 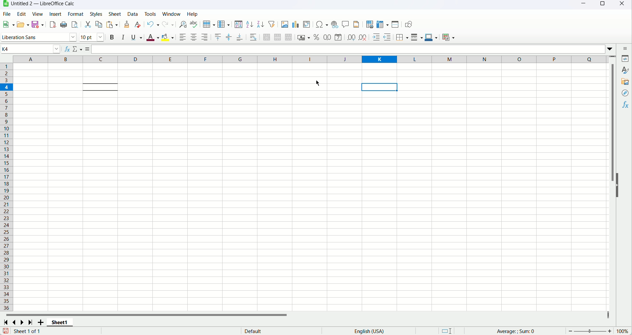 I want to click on Hide, so click(x=620, y=189).